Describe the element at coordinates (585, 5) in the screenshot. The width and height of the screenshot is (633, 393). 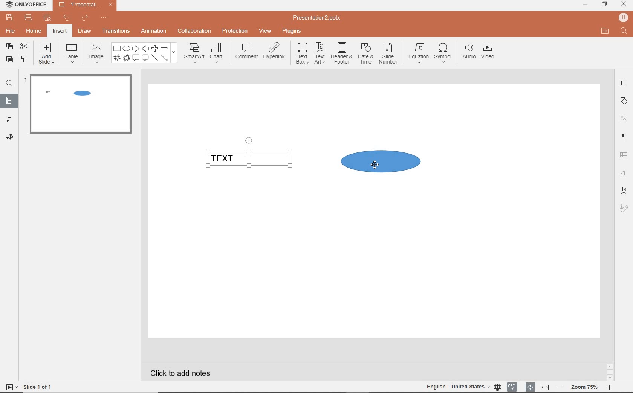
I see `minimize` at that location.